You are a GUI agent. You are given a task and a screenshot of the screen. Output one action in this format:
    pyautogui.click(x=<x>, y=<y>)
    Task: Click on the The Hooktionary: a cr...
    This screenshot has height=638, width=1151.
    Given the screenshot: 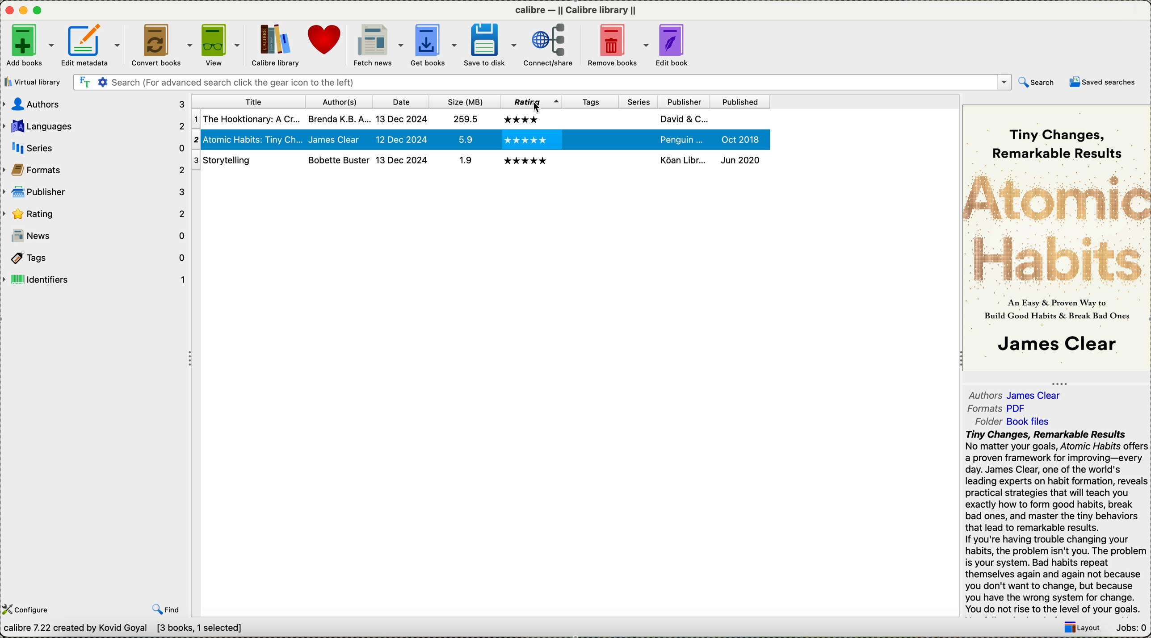 What is the action you would take?
    pyautogui.click(x=246, y=140)
    